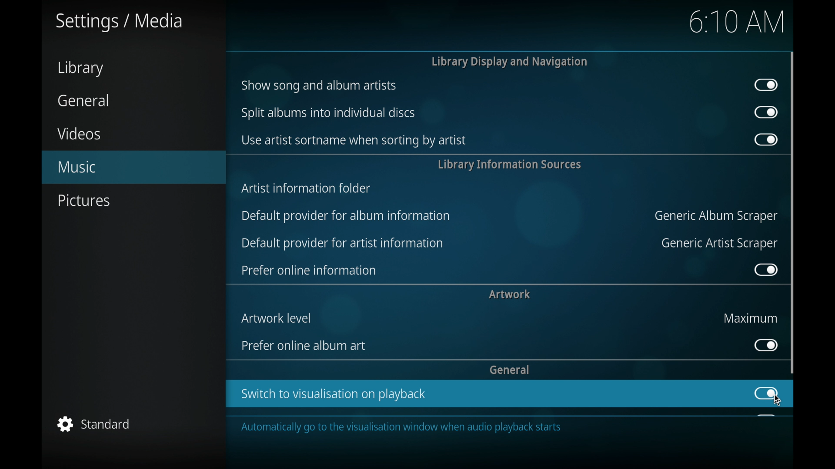 The width and height of the screenshot is (835, 469). I want to click on artwork level, so click(278, 318).